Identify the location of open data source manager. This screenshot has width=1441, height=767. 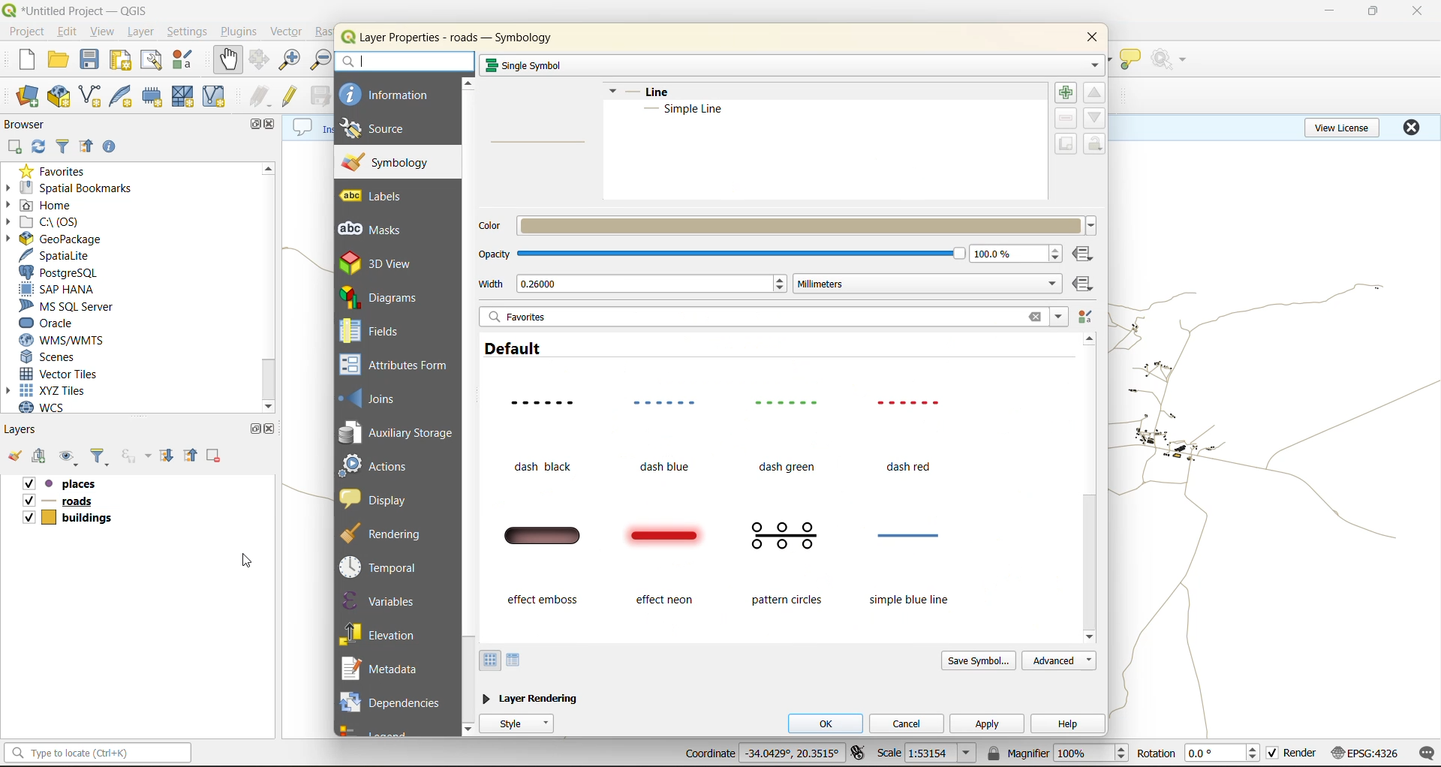
(26, 95).